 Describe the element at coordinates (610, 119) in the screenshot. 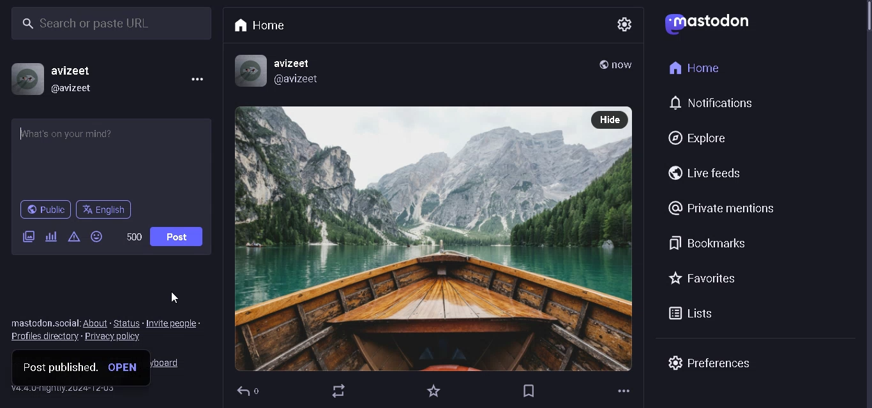

I see `hide` at that location.